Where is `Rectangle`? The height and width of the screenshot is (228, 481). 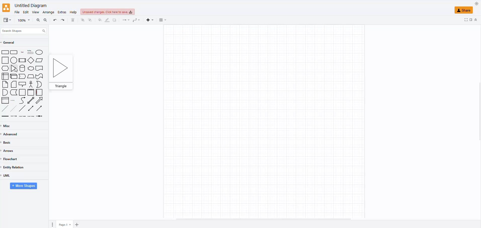
Rectangle is located at coordinates (5, 60).